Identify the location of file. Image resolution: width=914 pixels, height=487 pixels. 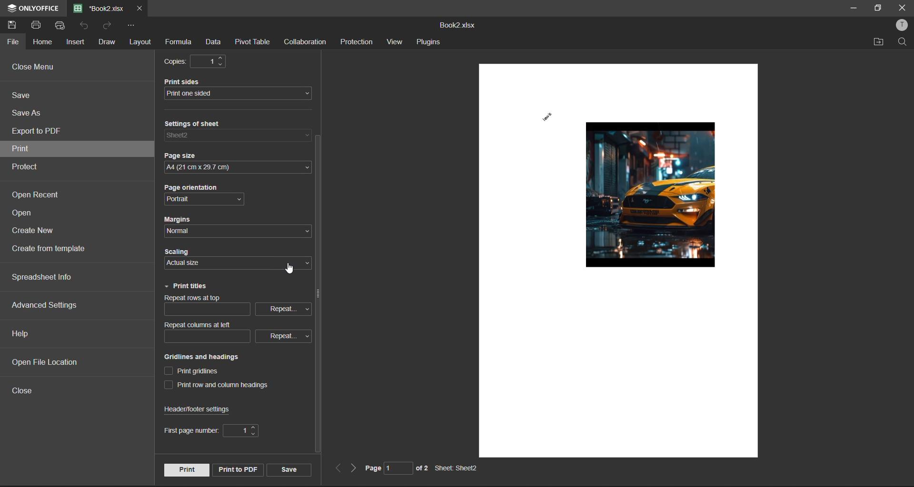
(14, 42).